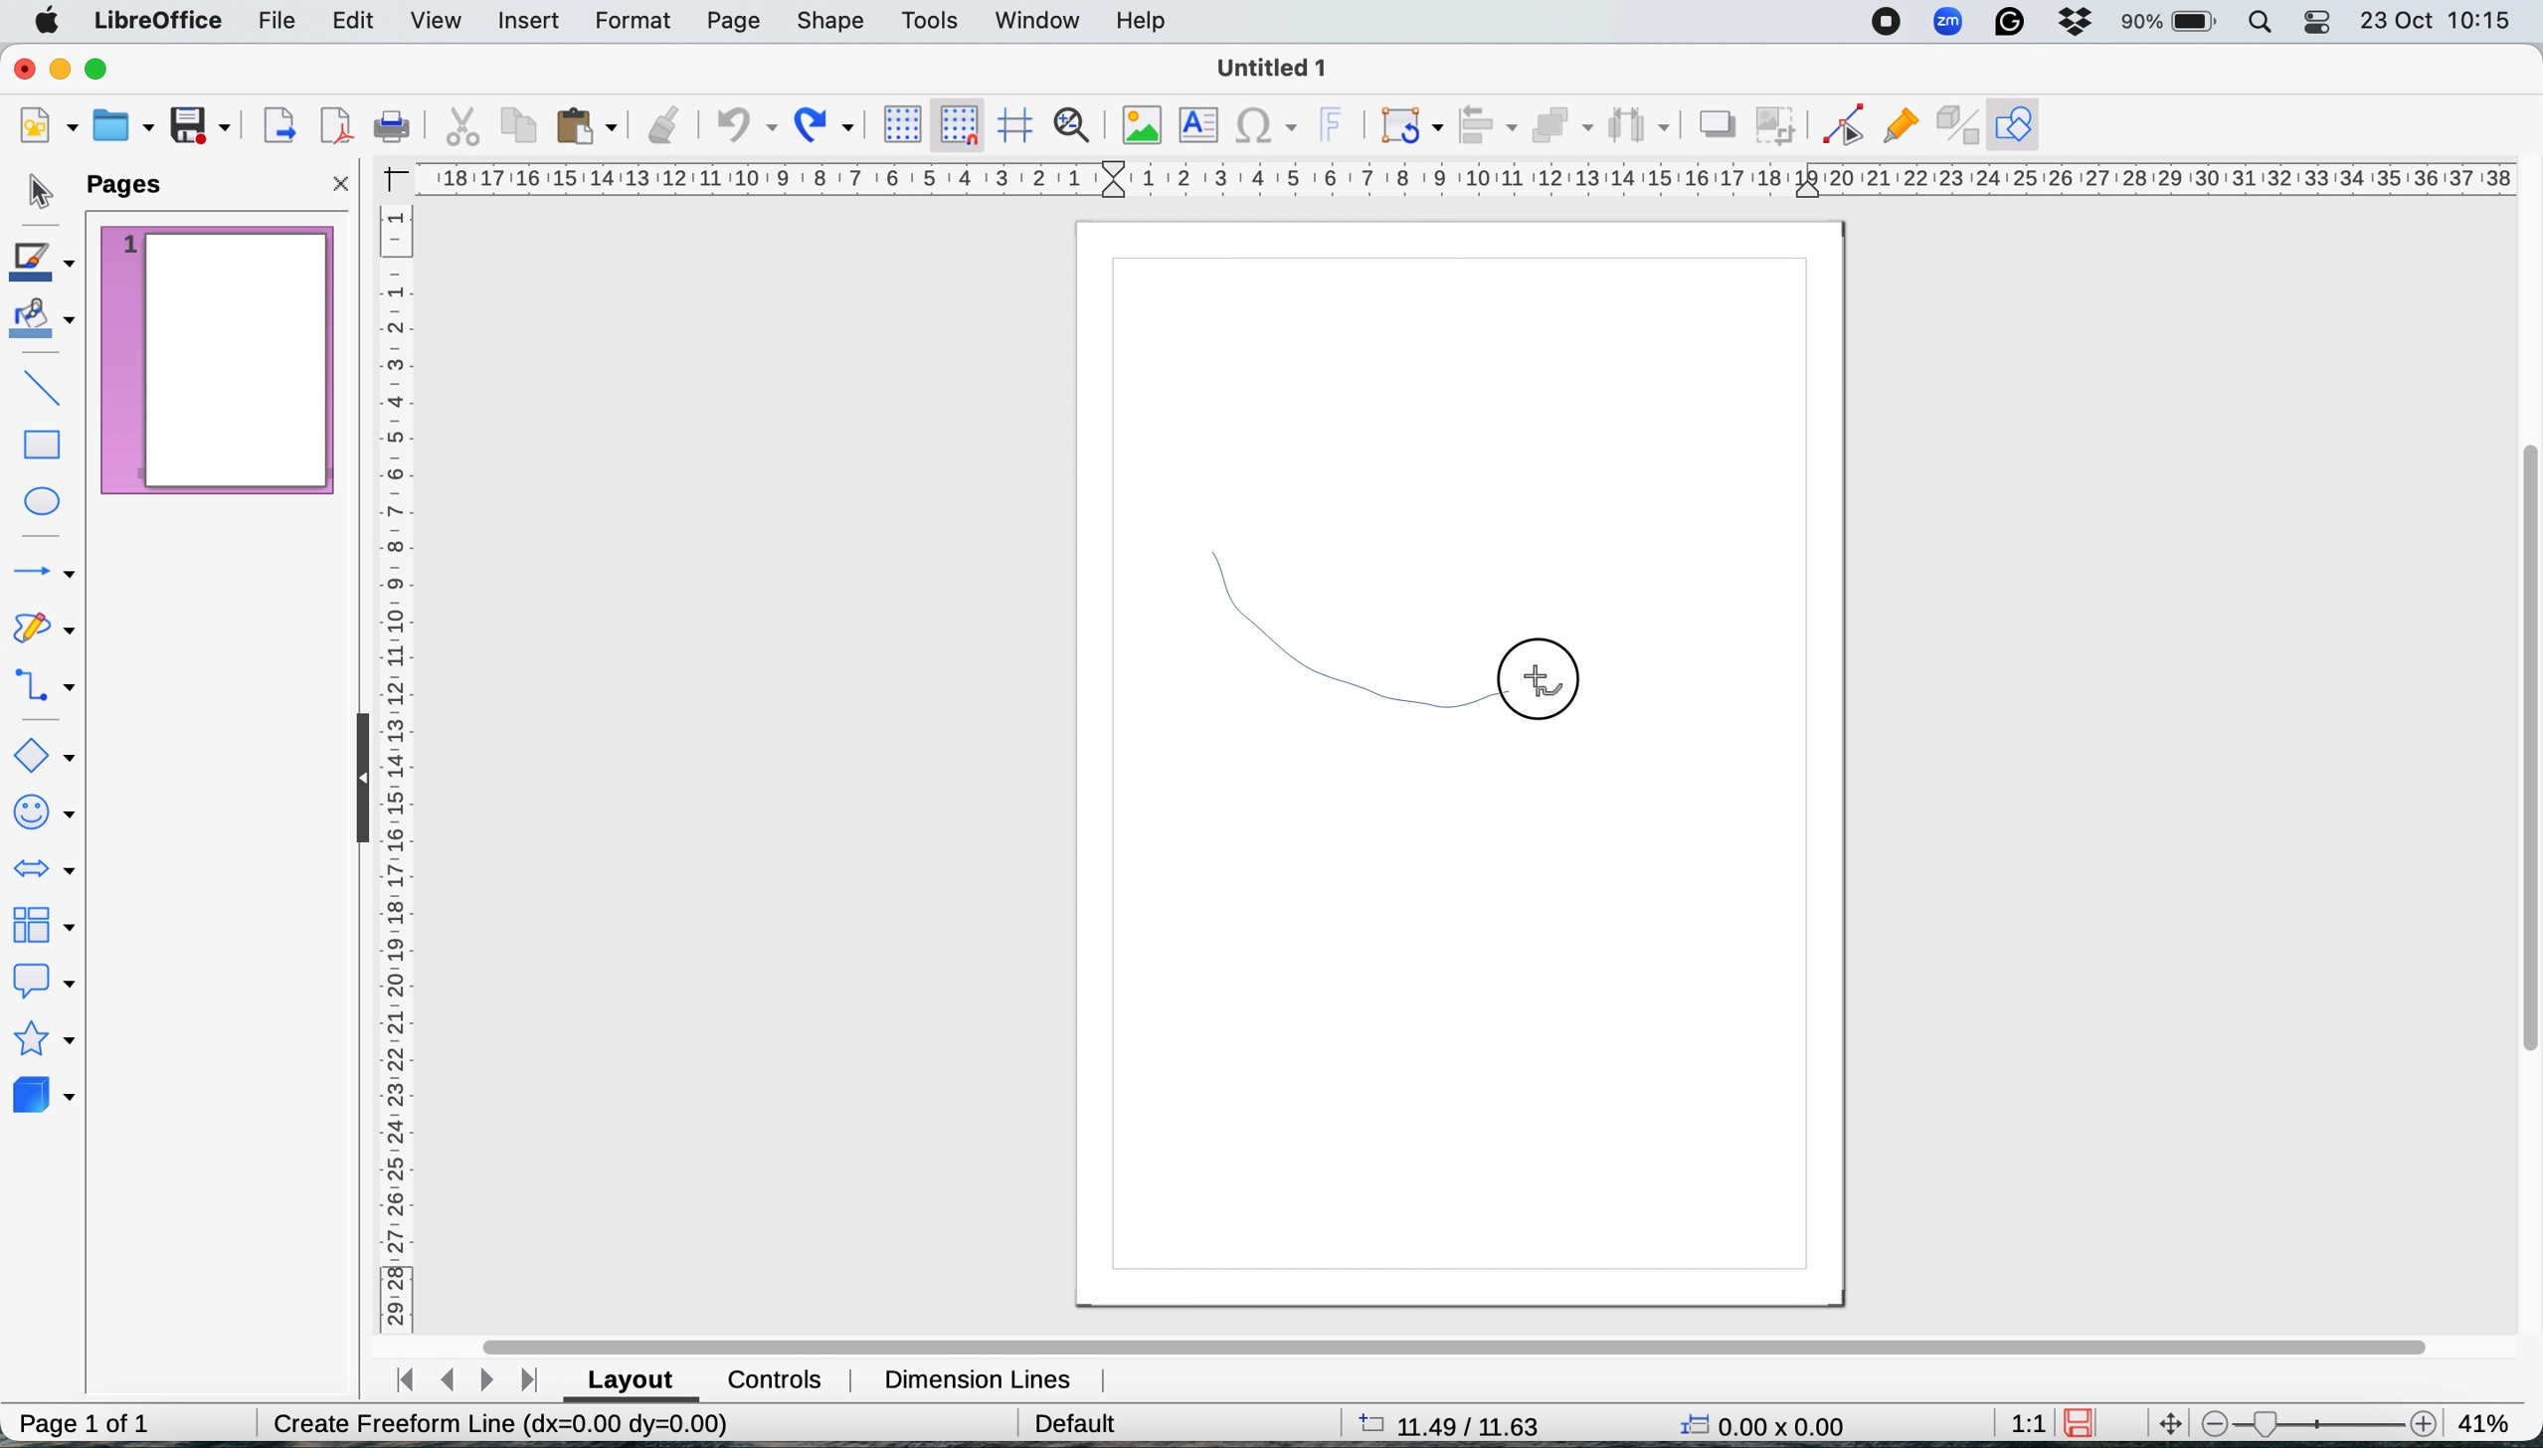 This screenshot has height=1448, width=2543. I want to click on arrange, so click(1561, 127).